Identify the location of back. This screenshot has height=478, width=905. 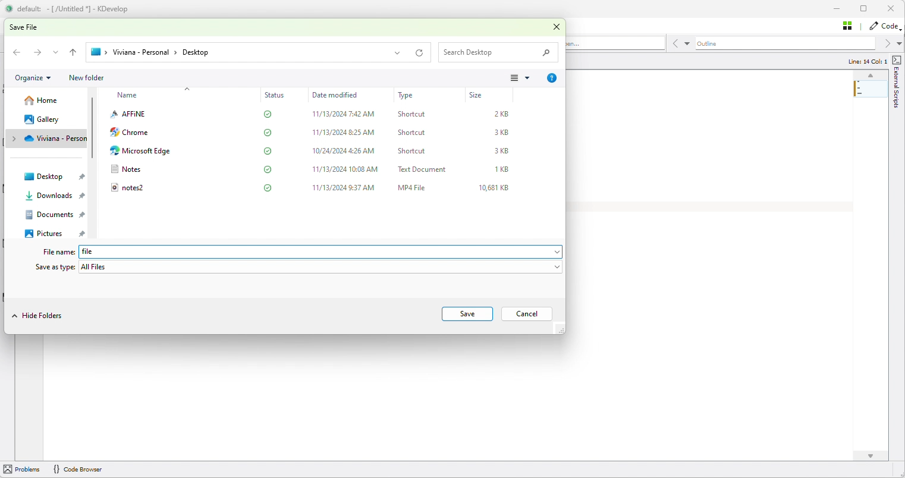
(74, 52).